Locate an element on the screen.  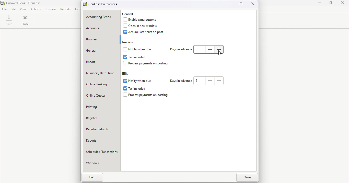
Invoices is located at coordinates (129, 42).